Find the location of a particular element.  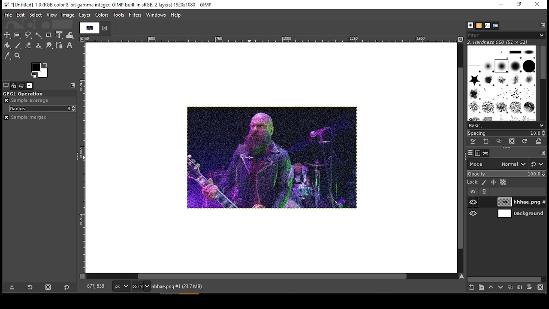

windows is located at coordinates (157, 15).